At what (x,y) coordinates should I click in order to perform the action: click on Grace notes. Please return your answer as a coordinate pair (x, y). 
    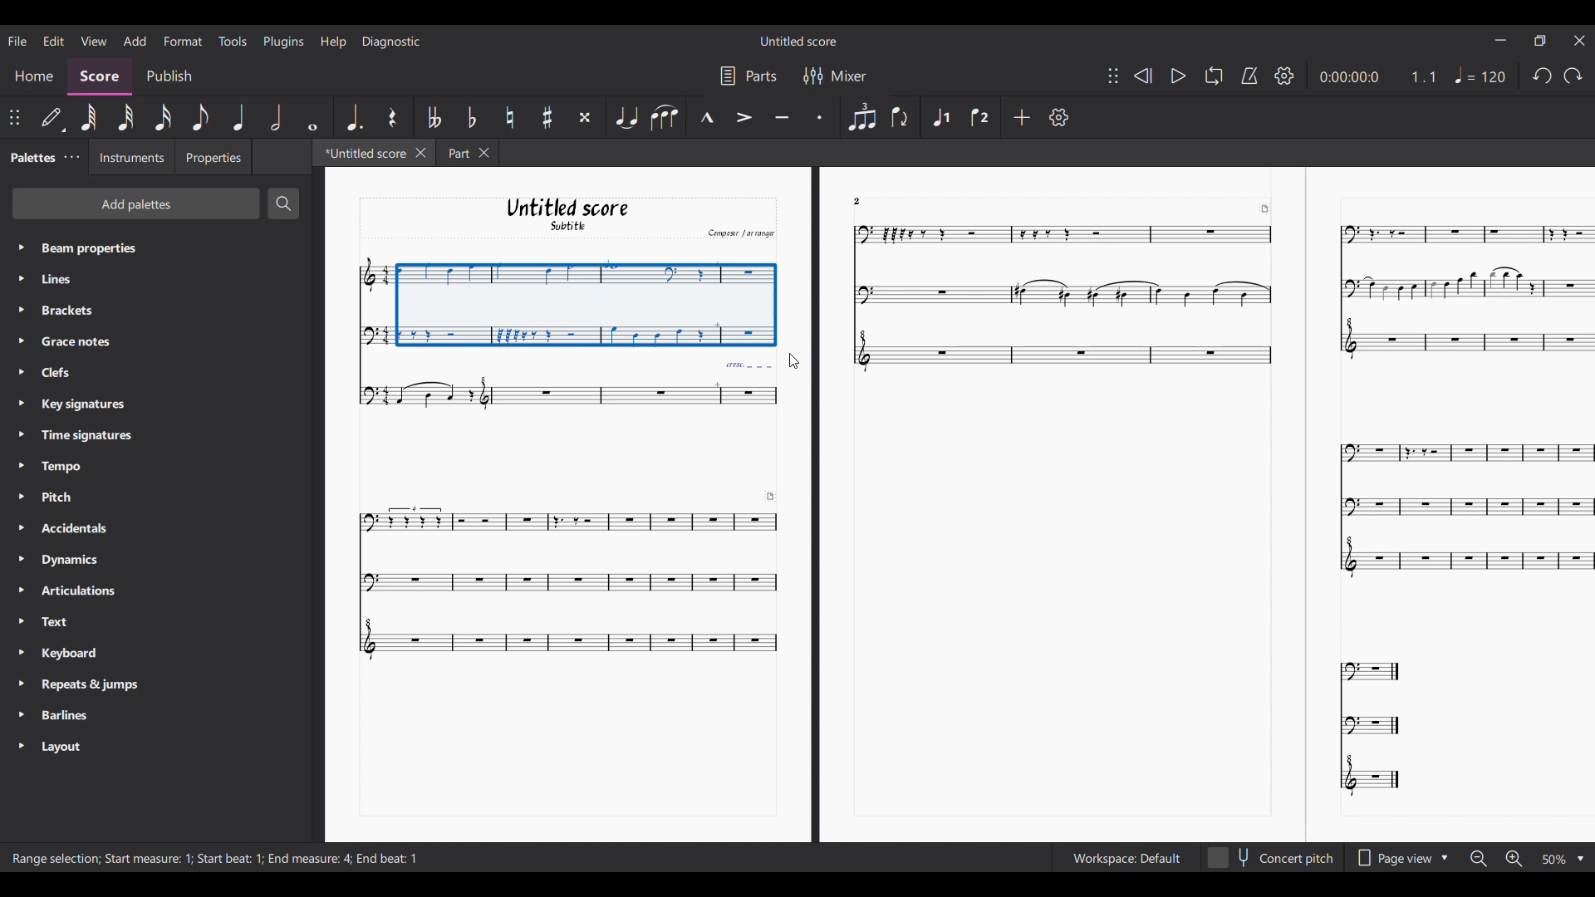
    Looking at the image, I should click on (78, 341).